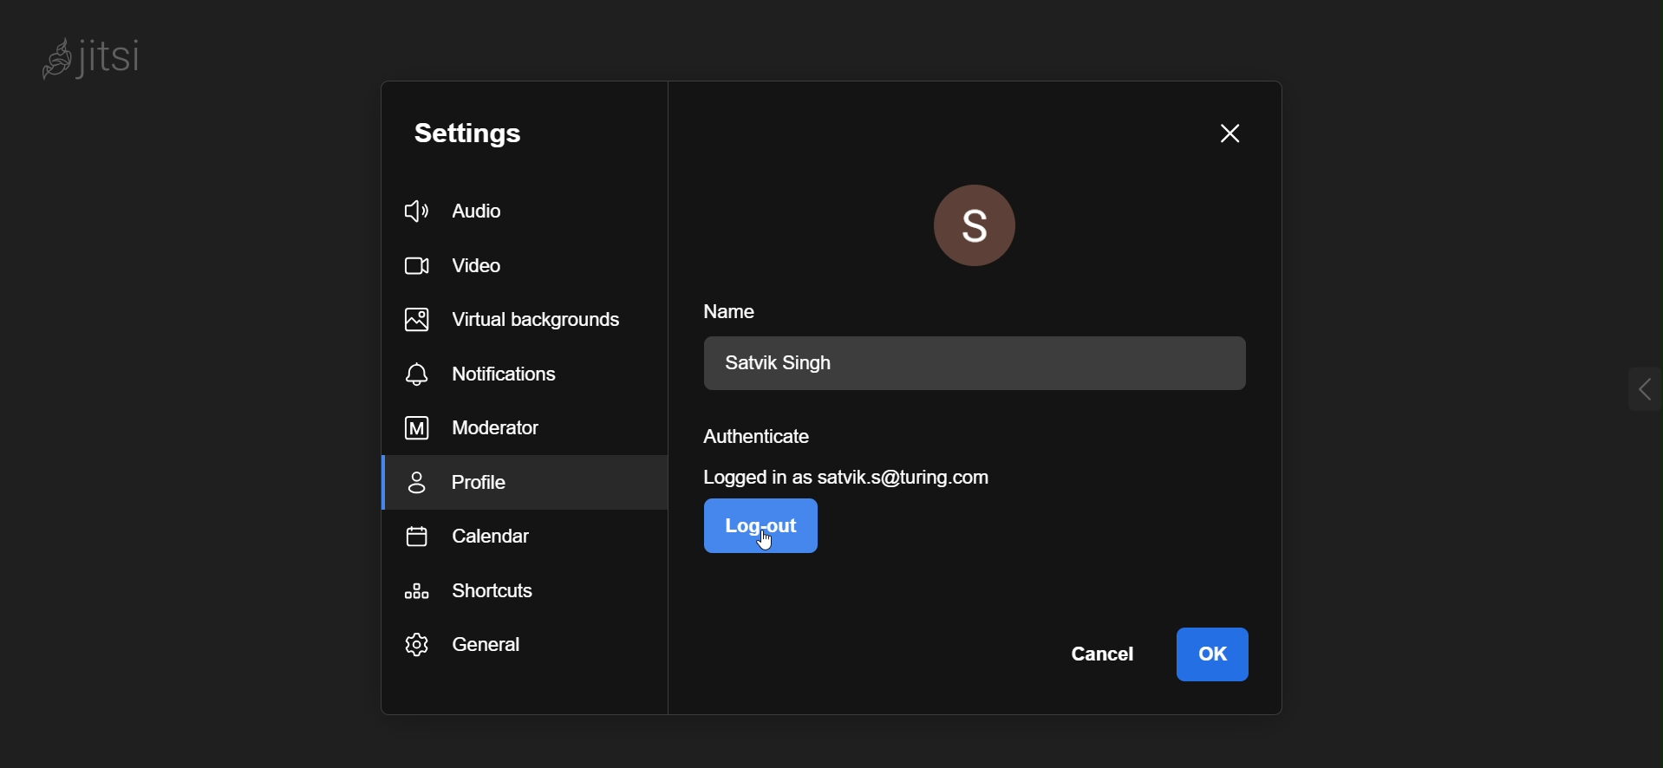 This screenshot has width=1663, height=768. I want to click on cancel, so click(1103, 657).